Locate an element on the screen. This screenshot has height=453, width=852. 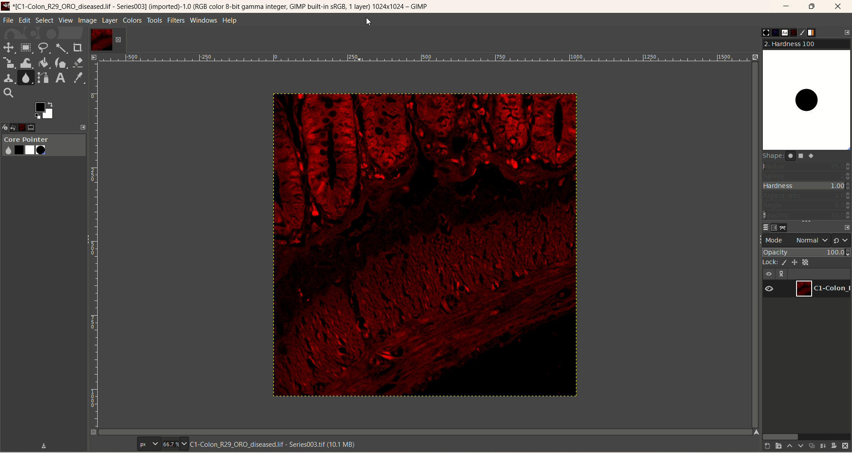
windows is located at coordinates (205, 20).